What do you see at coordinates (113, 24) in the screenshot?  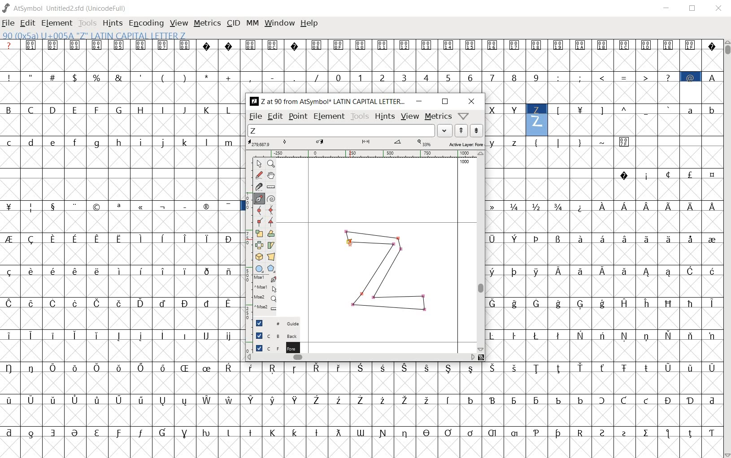 I see `hints` at bounding box center [113, 24].